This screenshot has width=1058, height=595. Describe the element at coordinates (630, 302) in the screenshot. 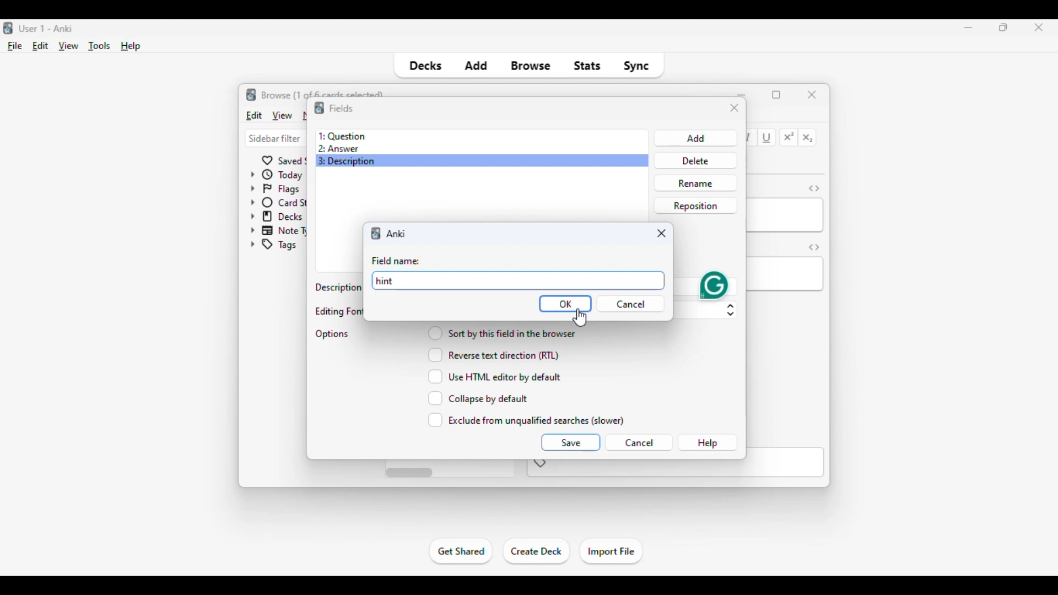

I see `` at that location.